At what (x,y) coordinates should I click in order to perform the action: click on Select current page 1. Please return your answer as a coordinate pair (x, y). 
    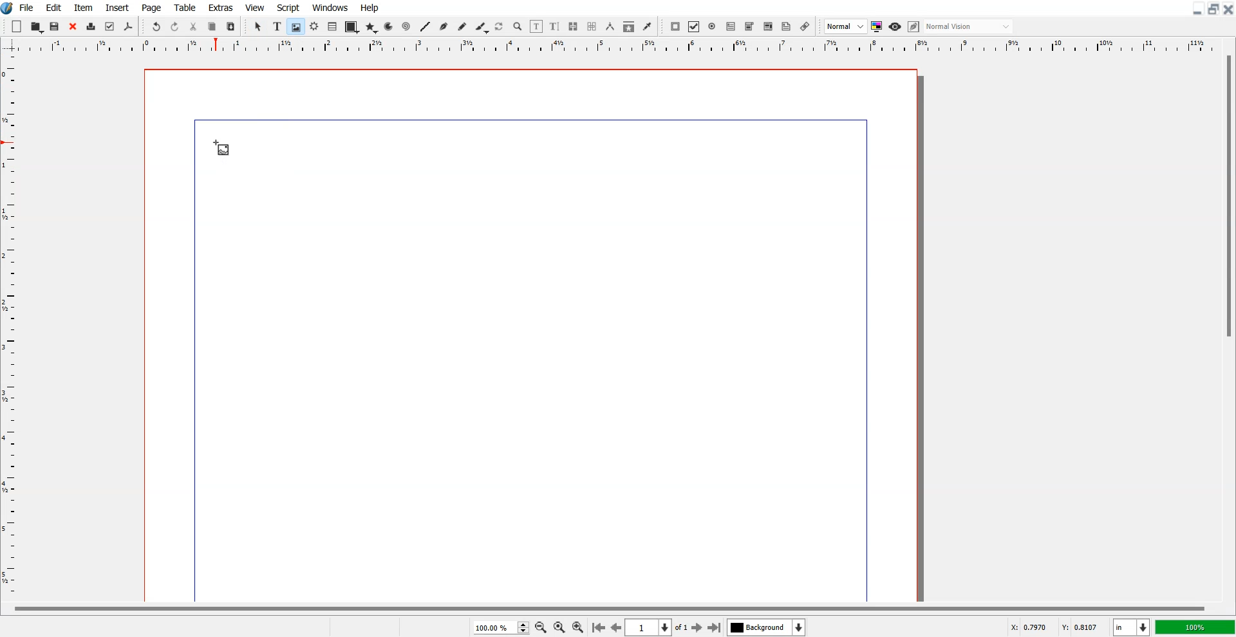
    Looking at the image, I should click on (658, 627).